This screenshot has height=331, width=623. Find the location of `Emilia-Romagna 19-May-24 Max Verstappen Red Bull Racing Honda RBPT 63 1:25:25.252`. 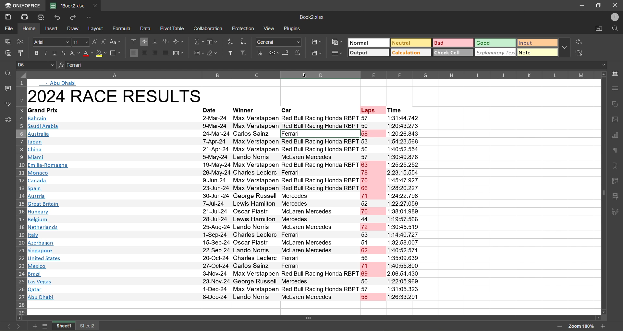

Emilia-Romagna 19-May-24 Max Verstappen Red Bull Racing Honda RBPT 63 1:25:25.252 is located at coordinates (225, 165).